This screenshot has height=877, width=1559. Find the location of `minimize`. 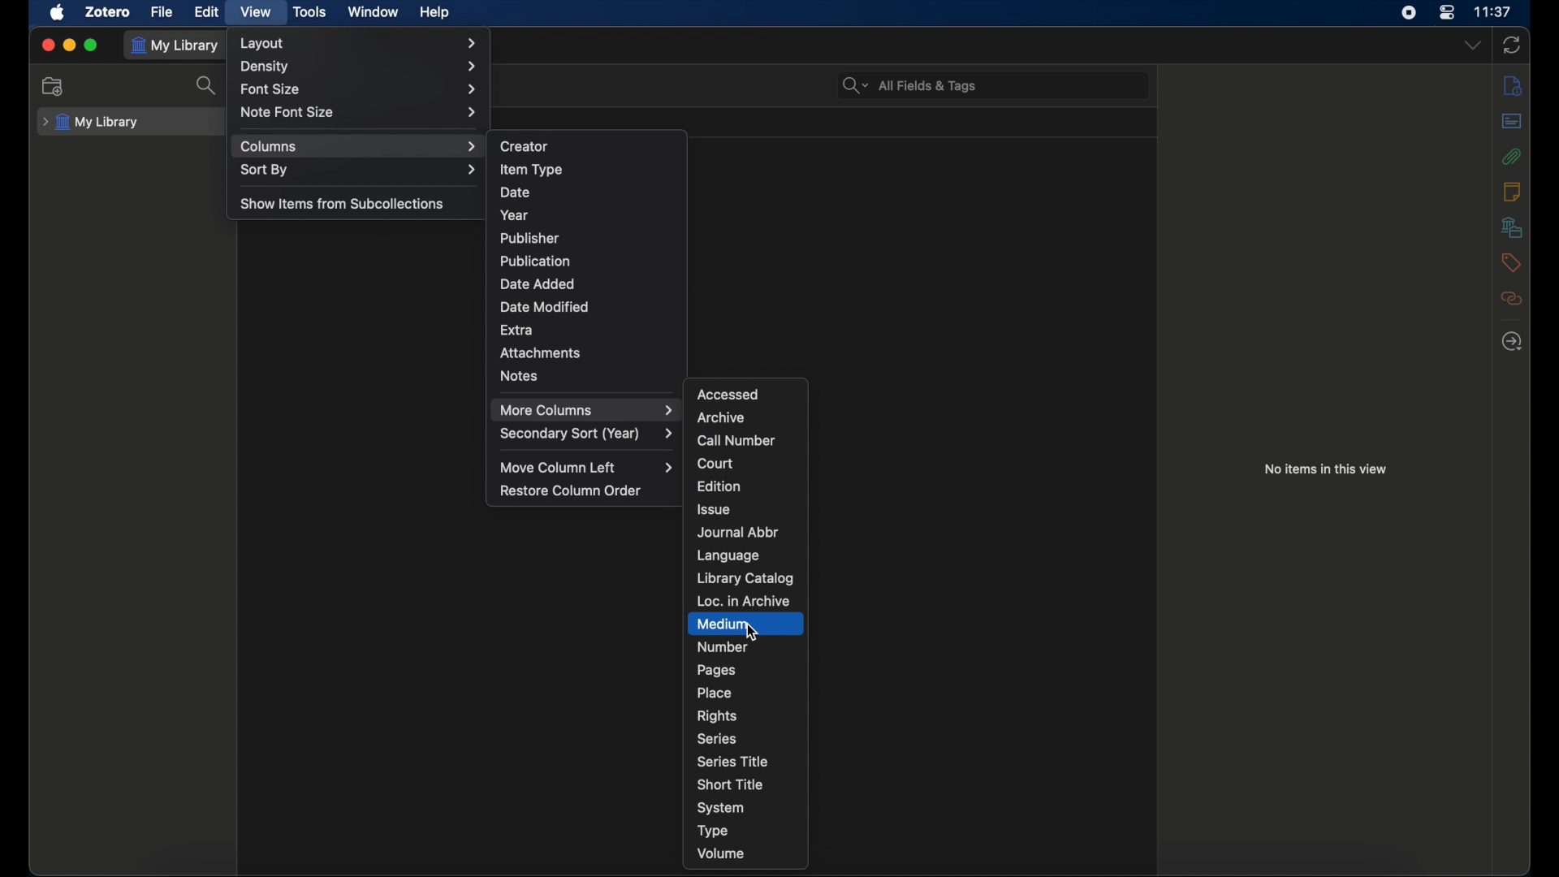

minimize is located at coordinates (70, 45).